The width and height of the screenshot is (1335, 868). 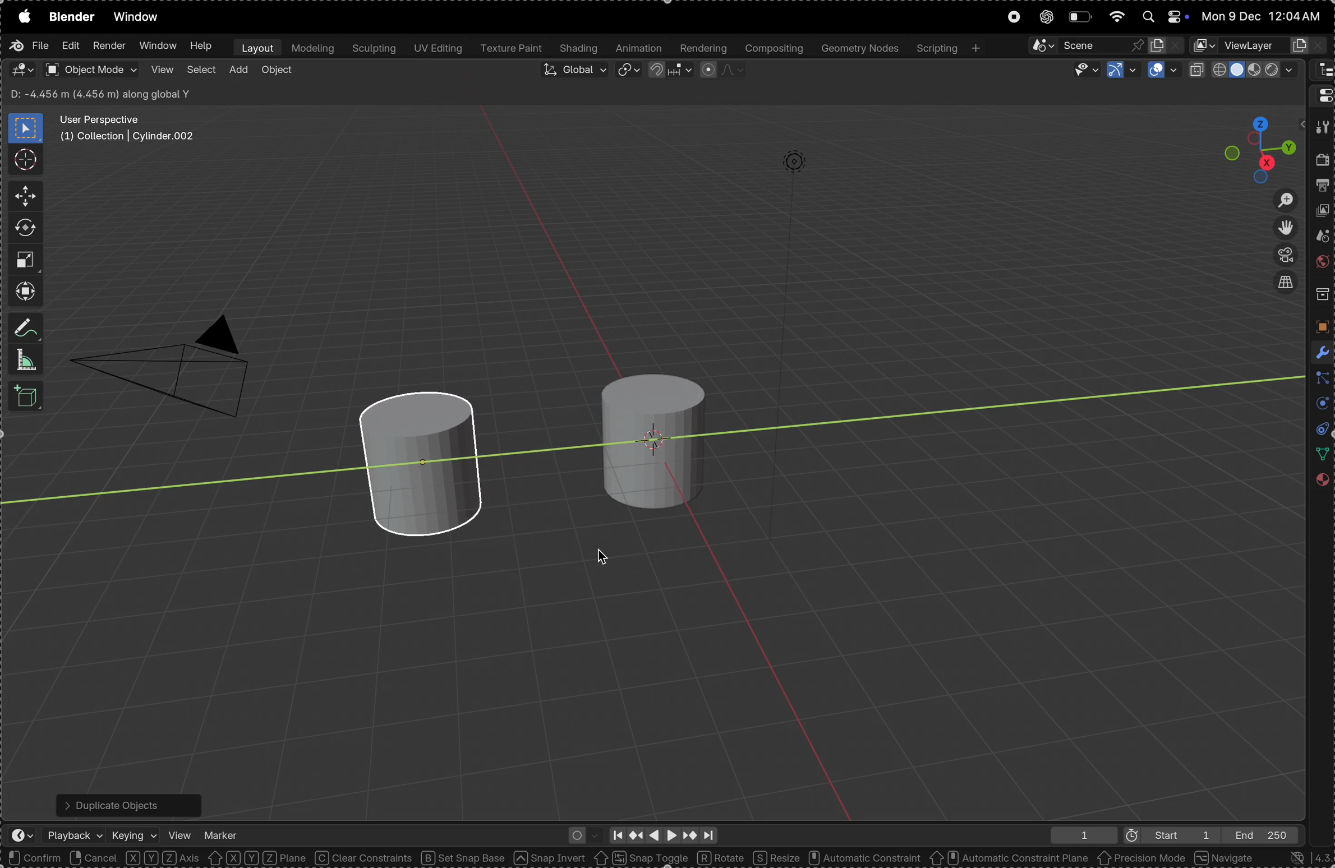 I want to click on render, so click(x=109, y=46).